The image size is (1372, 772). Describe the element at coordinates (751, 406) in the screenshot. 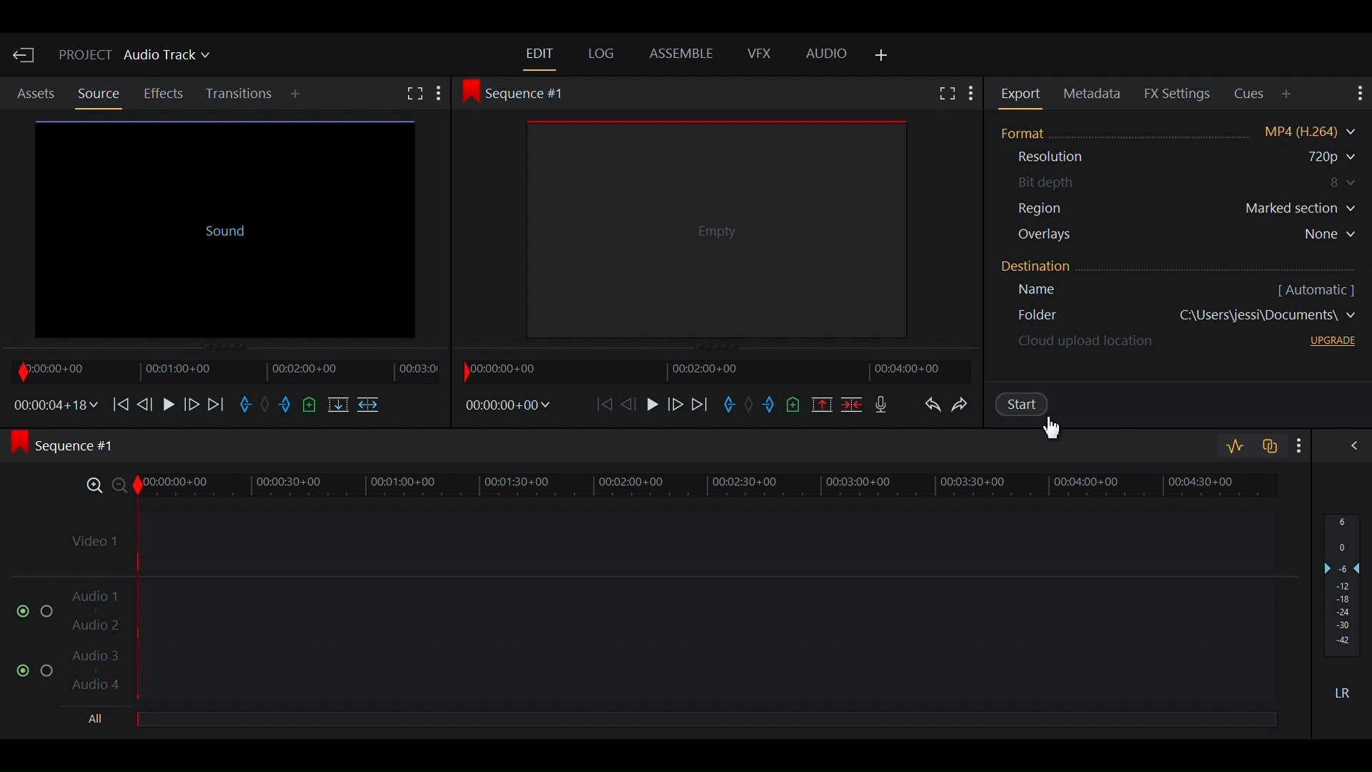

I see `Clear marks` at that location.